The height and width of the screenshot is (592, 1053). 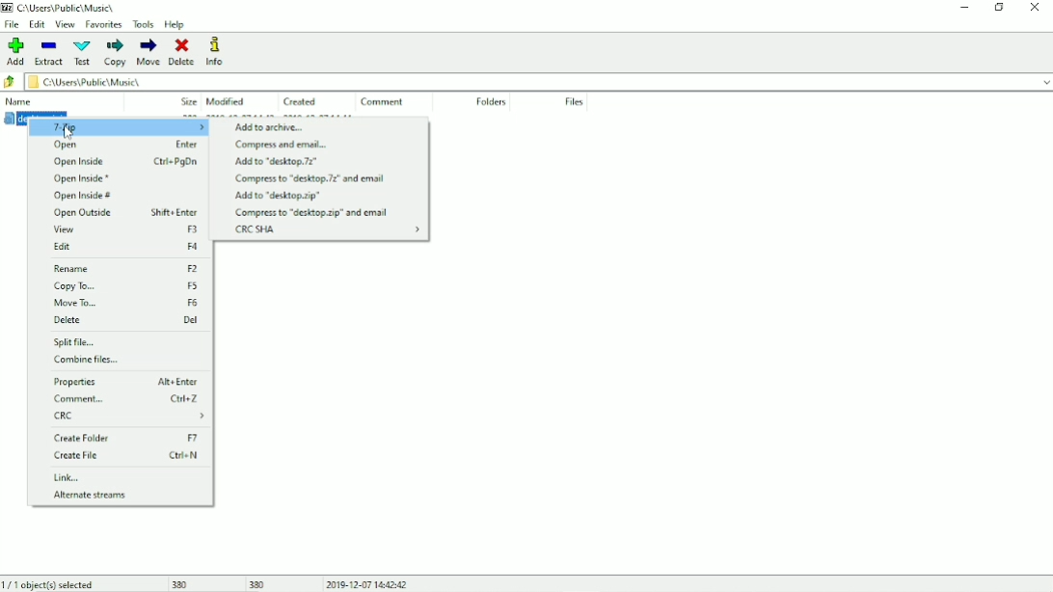 What do you see at coordinates (280, 161) in the screenshot?
I see `Add to "desktop.7z"` at bounding box center [280, 161].